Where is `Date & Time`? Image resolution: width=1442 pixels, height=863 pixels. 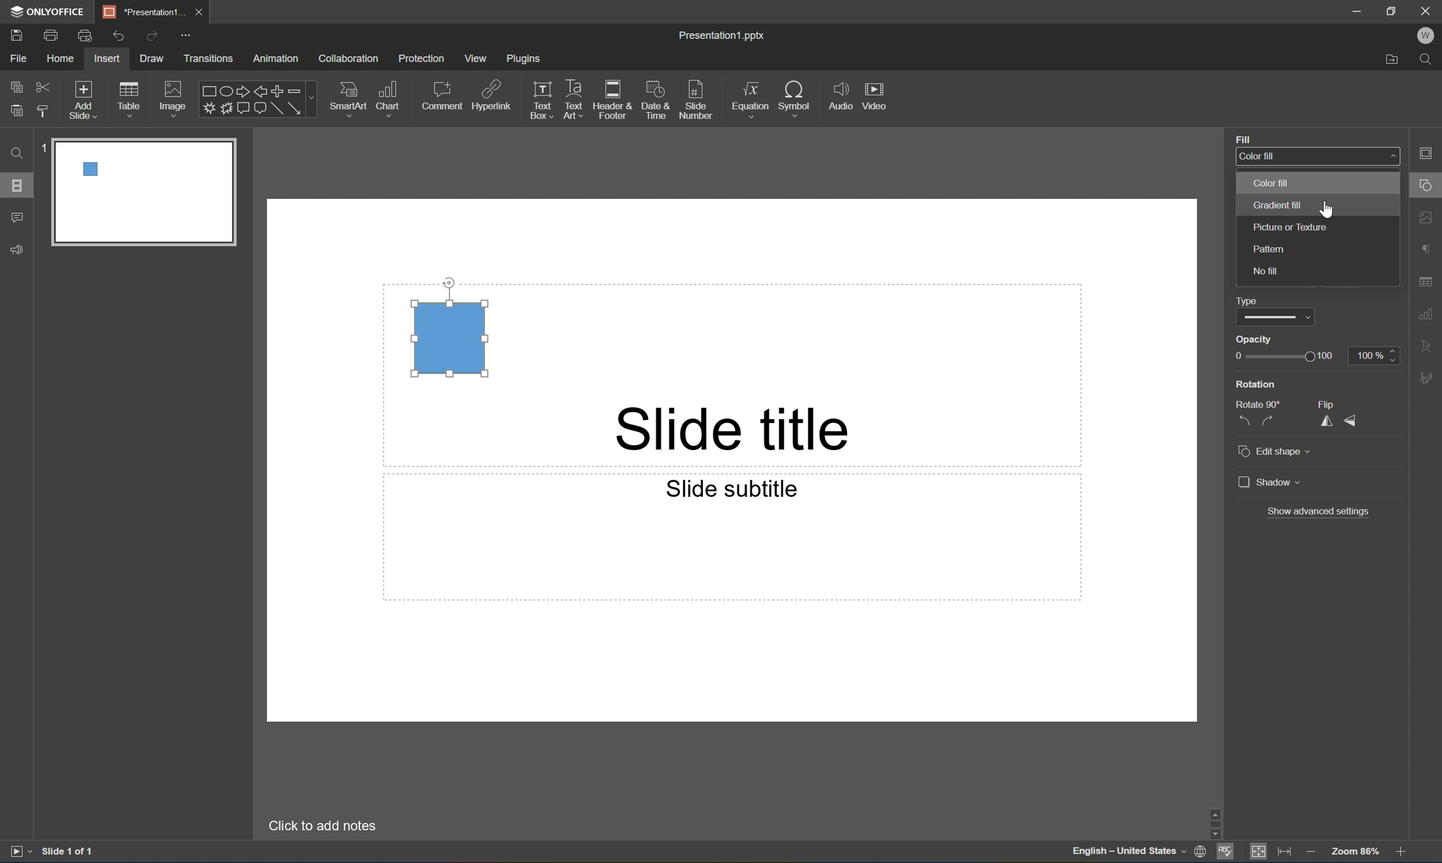 Date & Time is located at coordinates (654, 98).